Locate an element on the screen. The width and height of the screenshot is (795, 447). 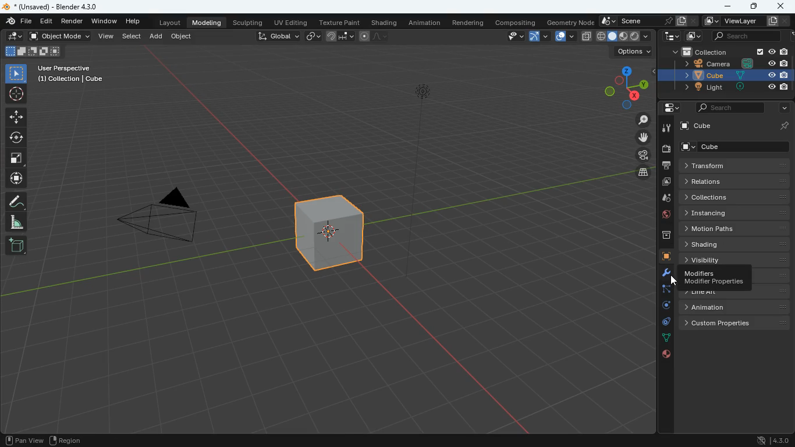
cursor is located at coordinates (678, 284).